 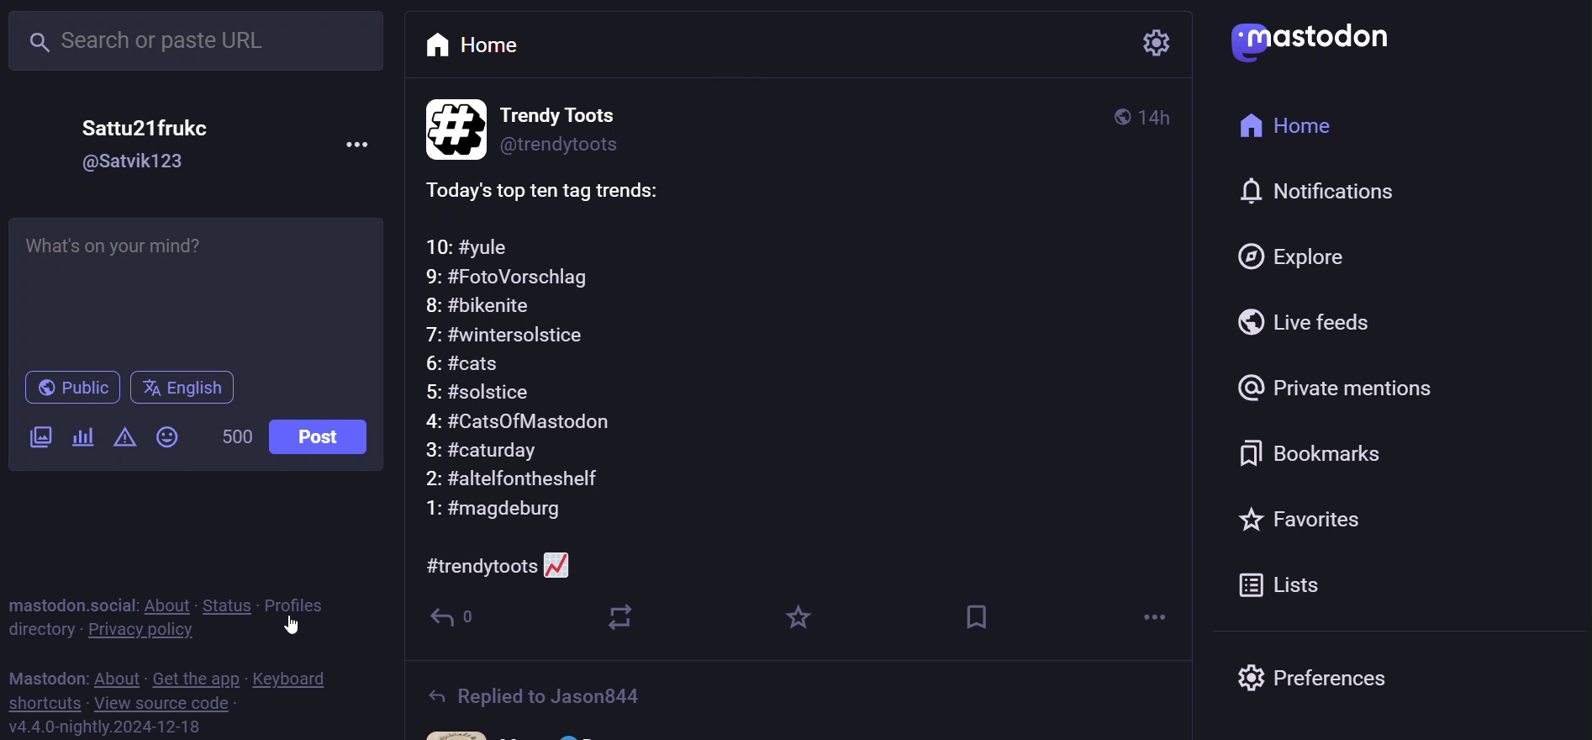 What do you see at coordinates (124, 439) in the screenshot?
I see `content warning` at bounding box center [124, 439].